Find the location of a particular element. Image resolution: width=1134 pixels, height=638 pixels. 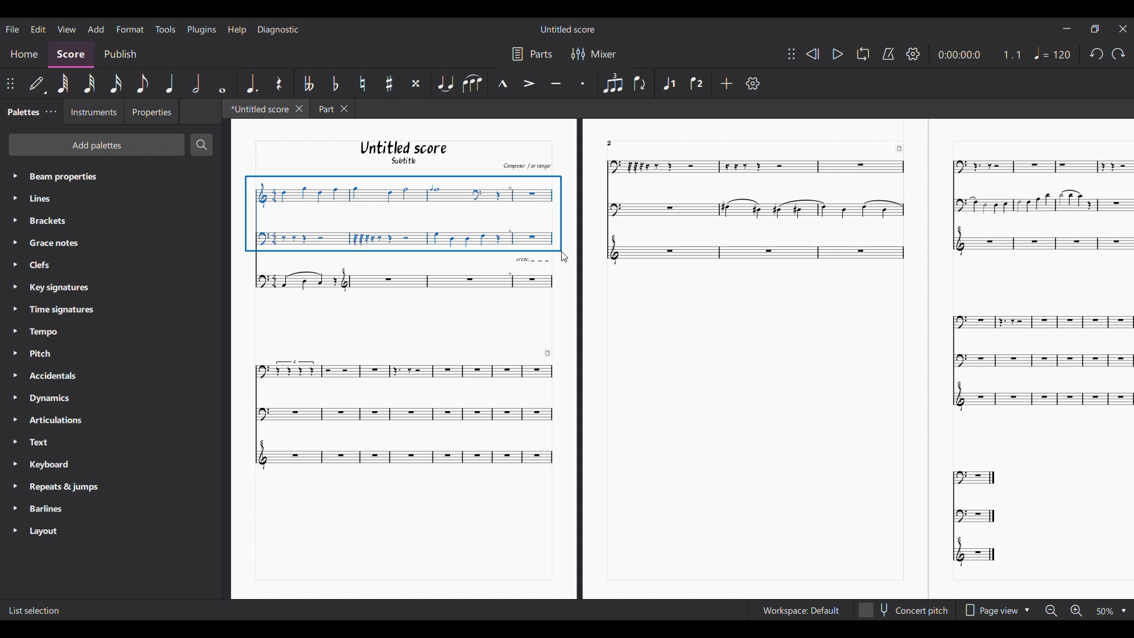

Comput arrange is located at coordinates (524, 165).